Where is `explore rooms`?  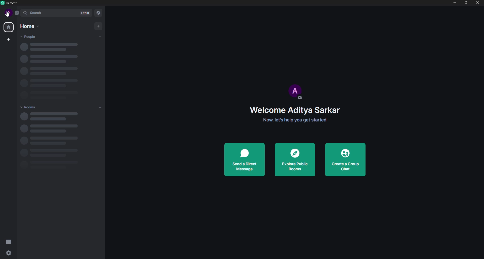 explore rooms is located at coordinates (100, 13).